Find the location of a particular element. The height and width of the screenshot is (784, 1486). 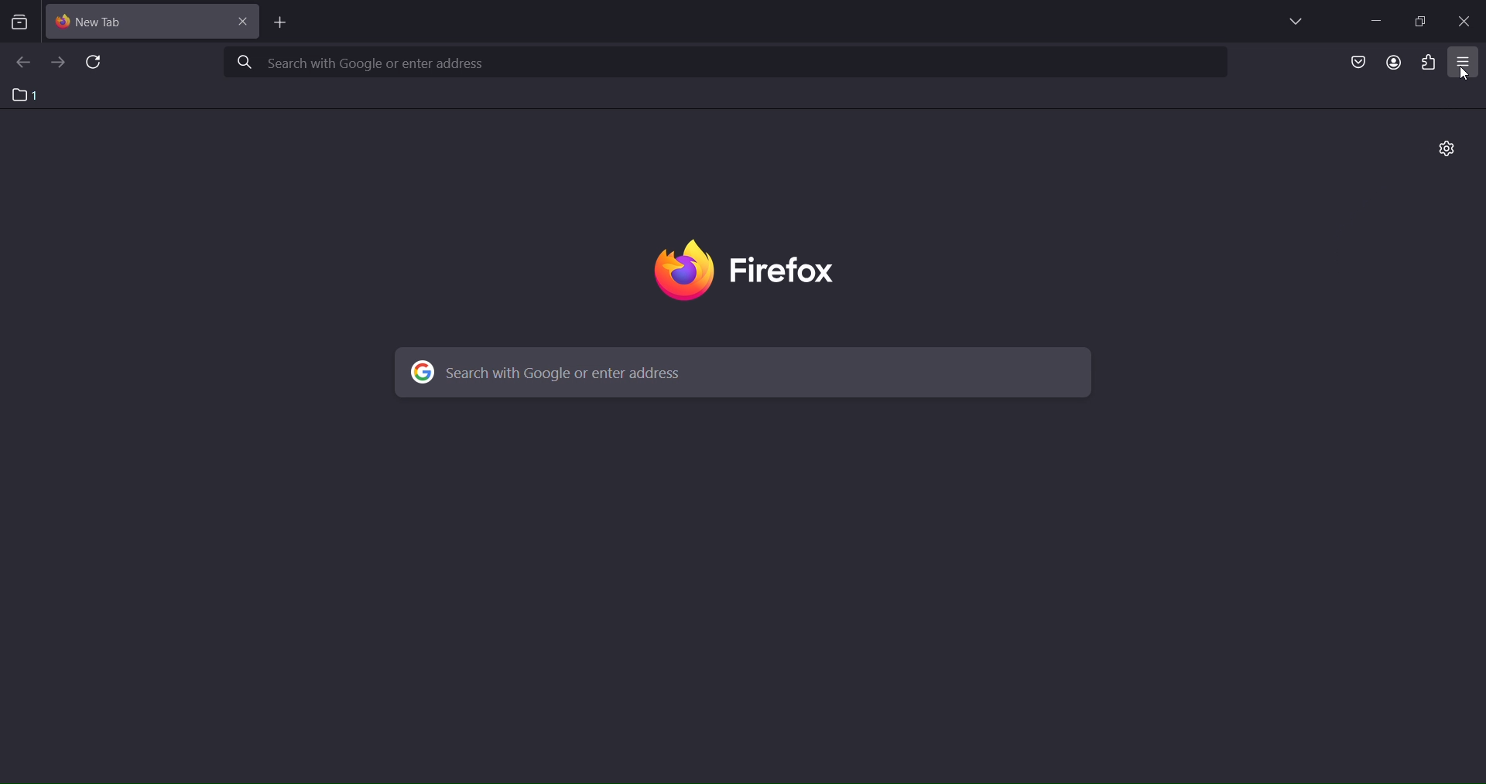

new tab is located at coordinates (278, 25).